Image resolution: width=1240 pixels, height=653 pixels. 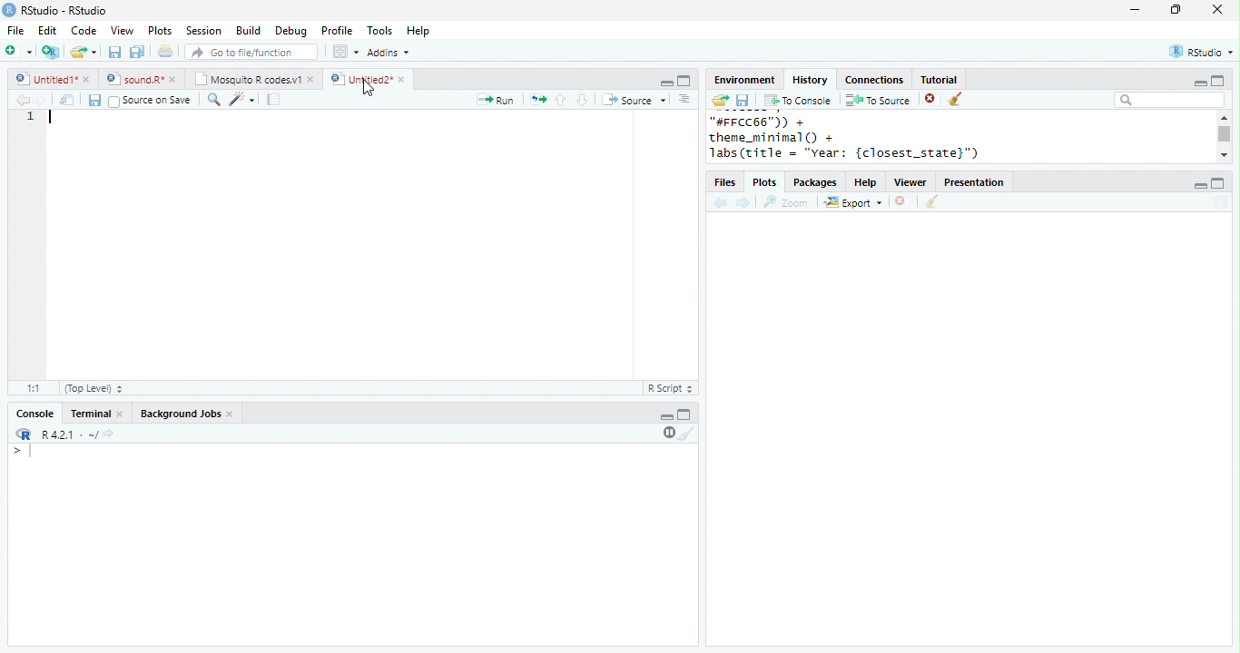 What do you see at coordinates (1169, 100) in the screenshot?
I see `search bar` at bounding box center [1169, 100].